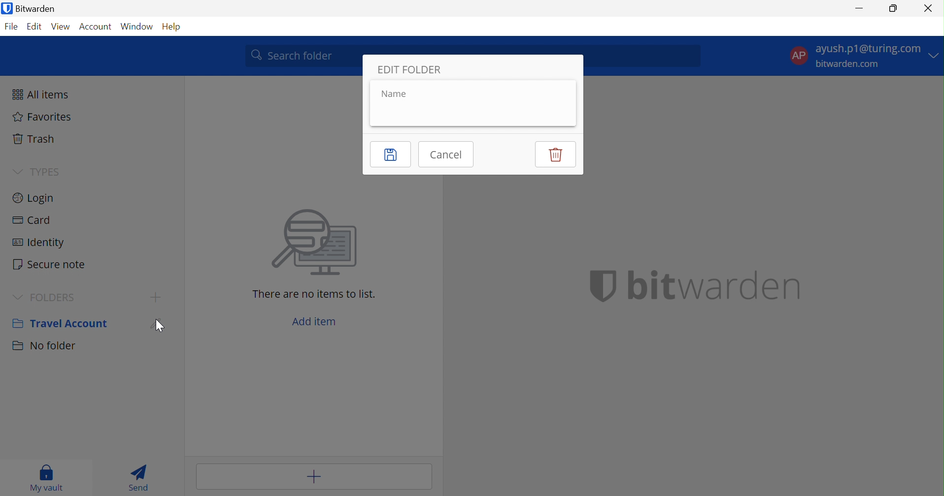 The image size is (944, 496). I want to click on Travel Account, so click(60, 322).